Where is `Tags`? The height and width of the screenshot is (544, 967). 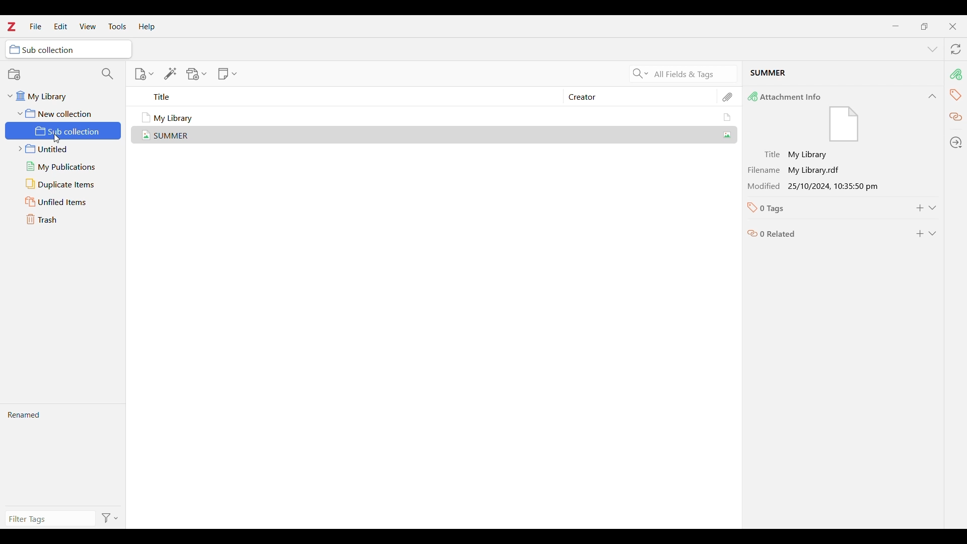
Tags is located at coordinates (956, 95).